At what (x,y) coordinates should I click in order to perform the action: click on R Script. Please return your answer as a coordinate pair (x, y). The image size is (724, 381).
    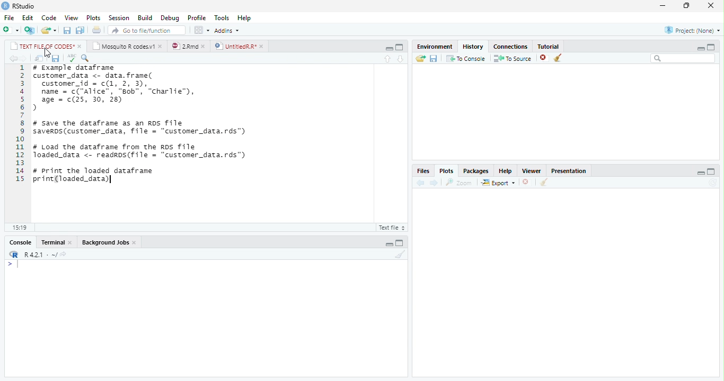
    Looking at the image, I should click on (392, 227).